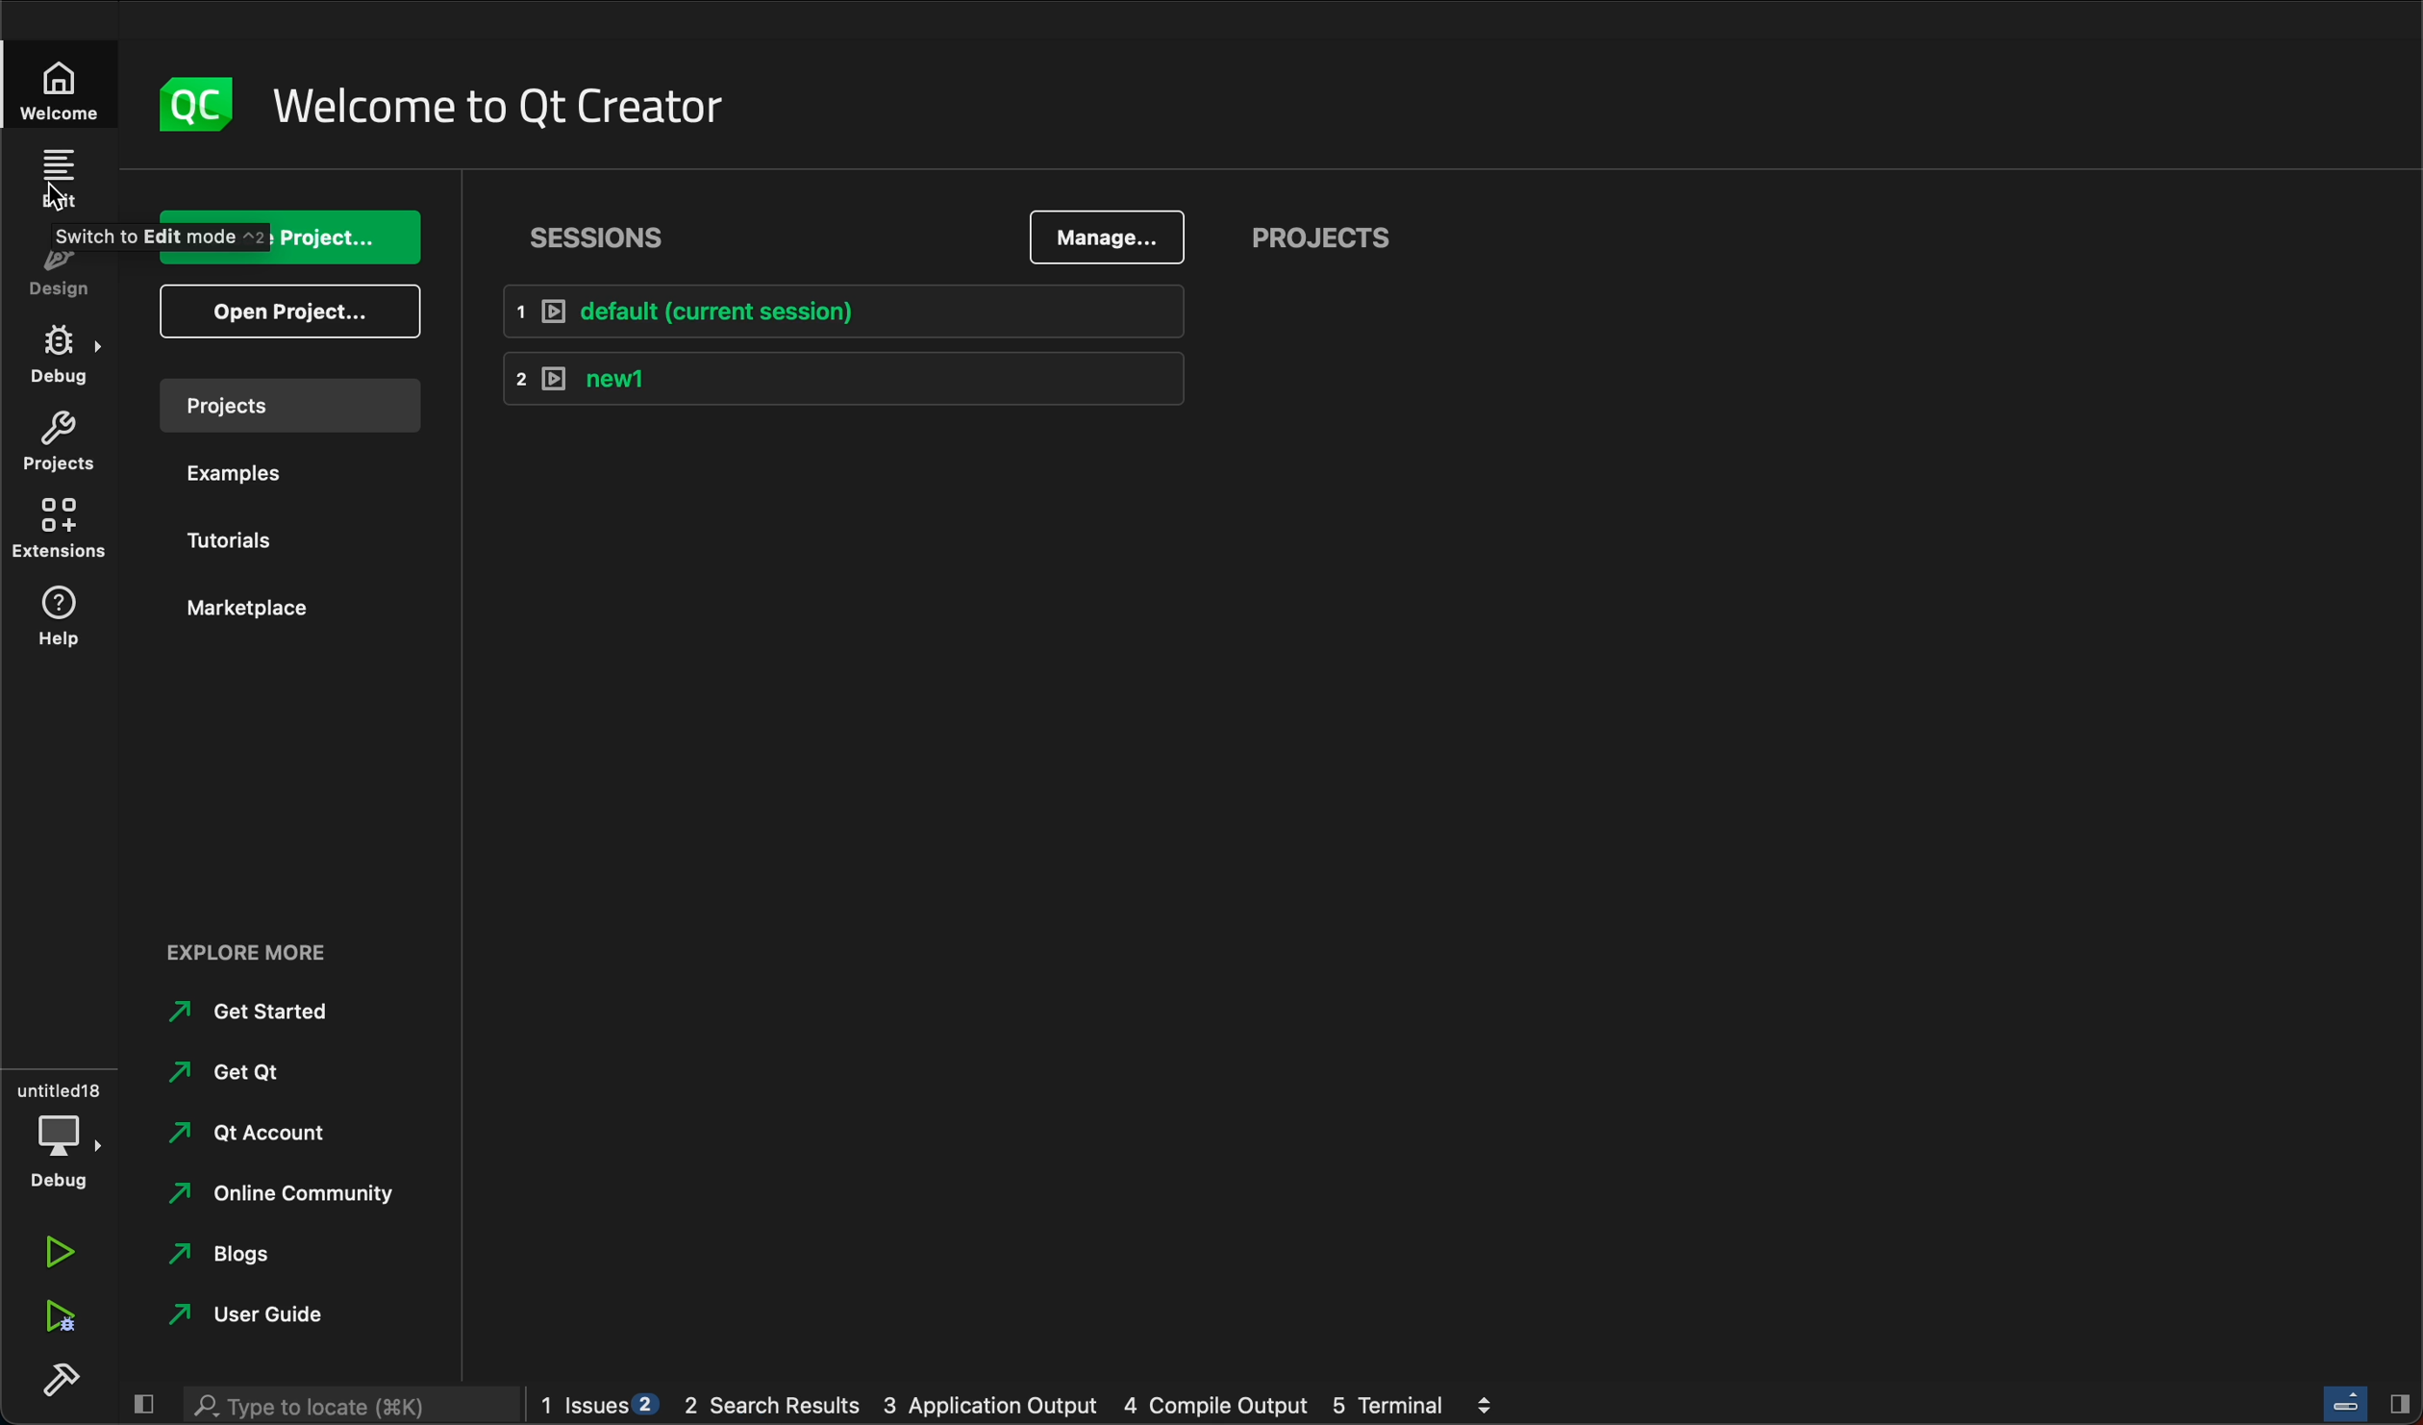 This screenshot has height=1425, width=2423. Describe the element at coordinates (264, 1315) in the screenshot. I see `user guide` at that location.